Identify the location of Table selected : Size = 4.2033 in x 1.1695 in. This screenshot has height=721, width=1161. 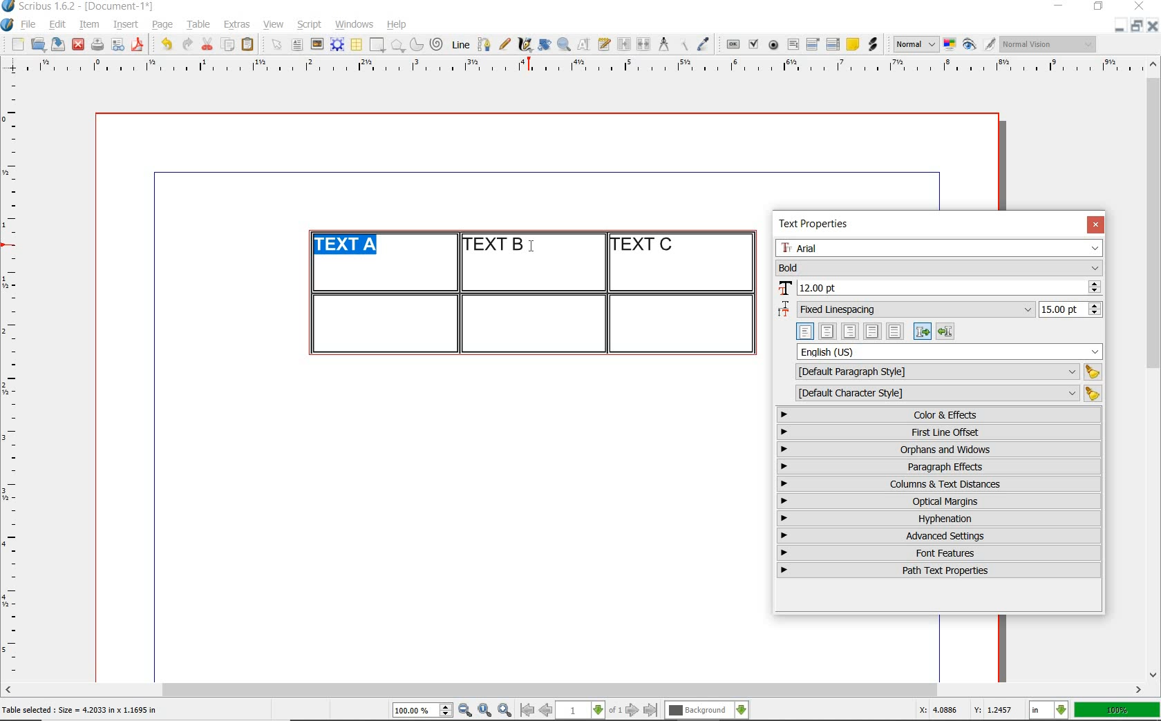
(80, 709).